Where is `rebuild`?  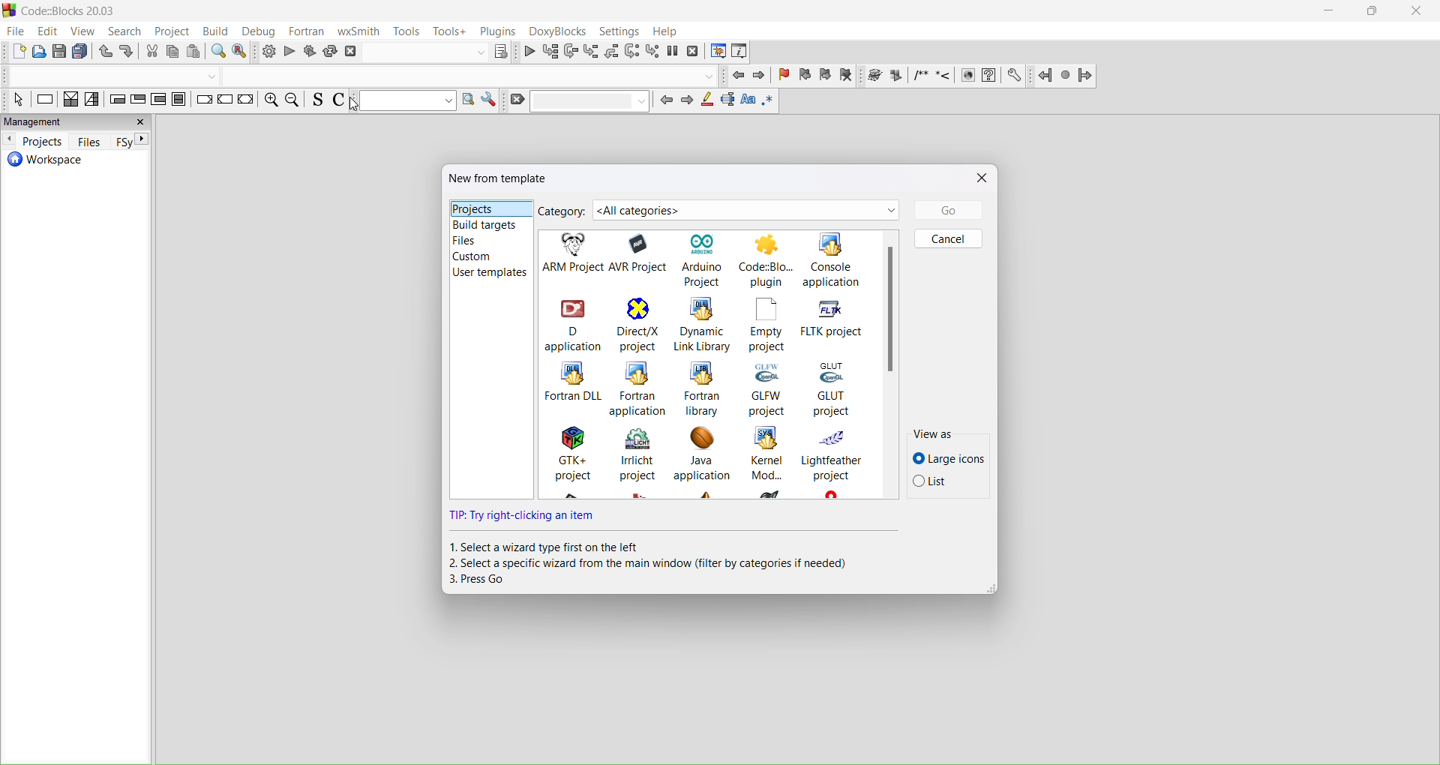
rebuild is located at coordinates (331, 50).